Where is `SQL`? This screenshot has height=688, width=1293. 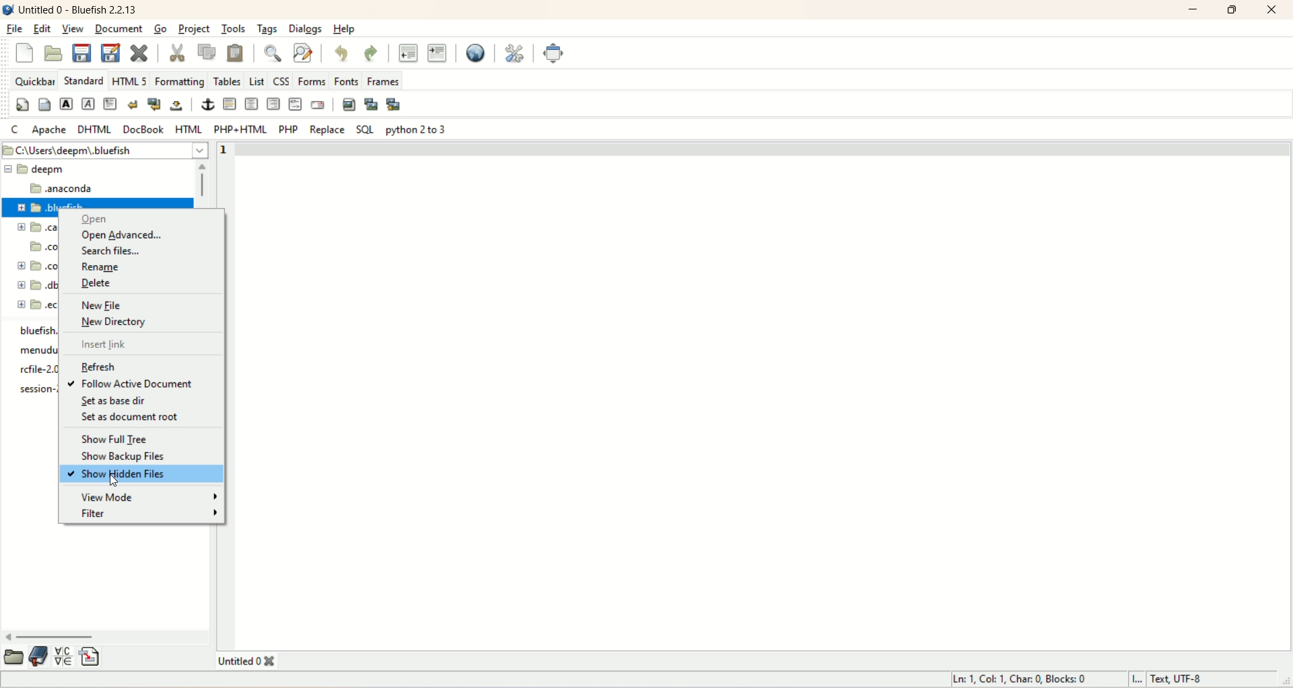
SQL is located at coordinates (365, 129).